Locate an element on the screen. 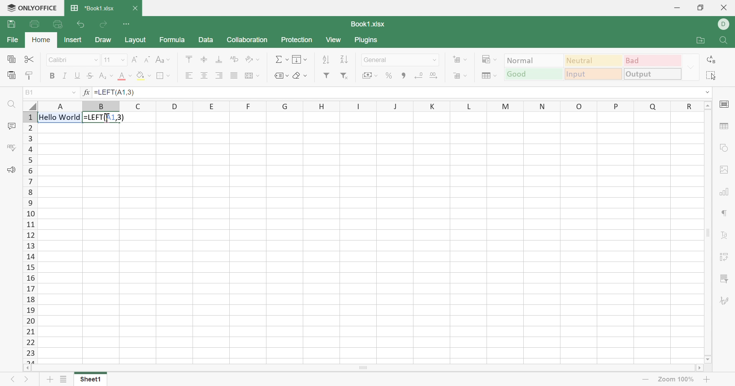  Align right is located at coordinates (220, 76).